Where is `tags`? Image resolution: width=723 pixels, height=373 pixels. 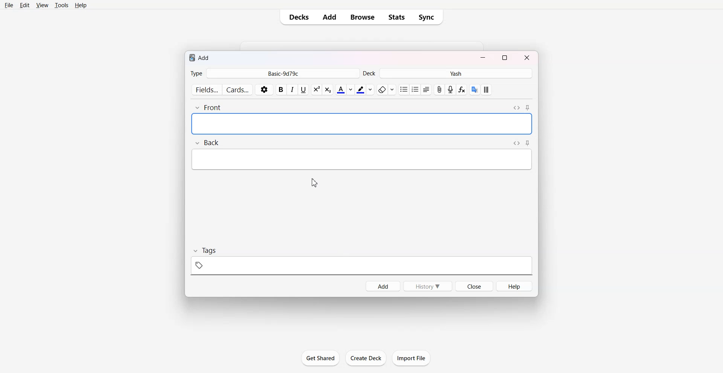
tags is located at coordinates (363, 265).